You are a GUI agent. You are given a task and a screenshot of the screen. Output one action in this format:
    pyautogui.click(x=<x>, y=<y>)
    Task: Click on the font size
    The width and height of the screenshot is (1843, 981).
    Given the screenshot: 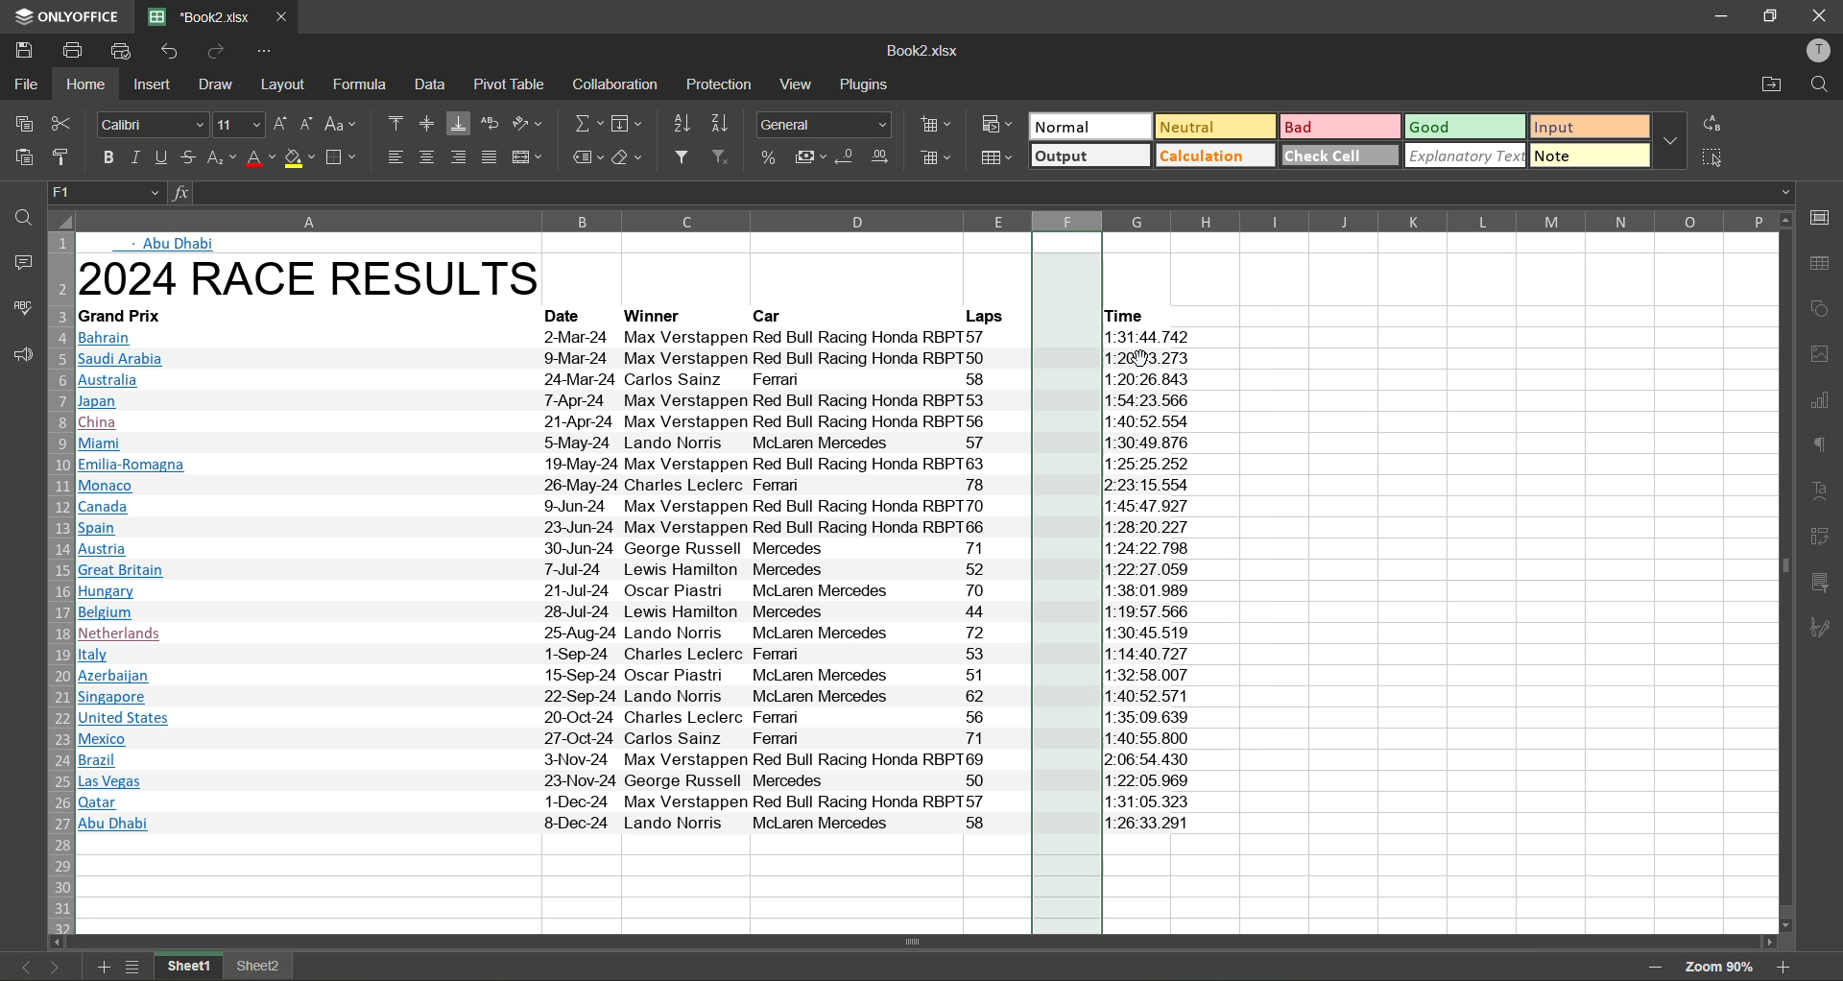 What is the action you would take?
    pyautogui.click(x=241, y=124)
    